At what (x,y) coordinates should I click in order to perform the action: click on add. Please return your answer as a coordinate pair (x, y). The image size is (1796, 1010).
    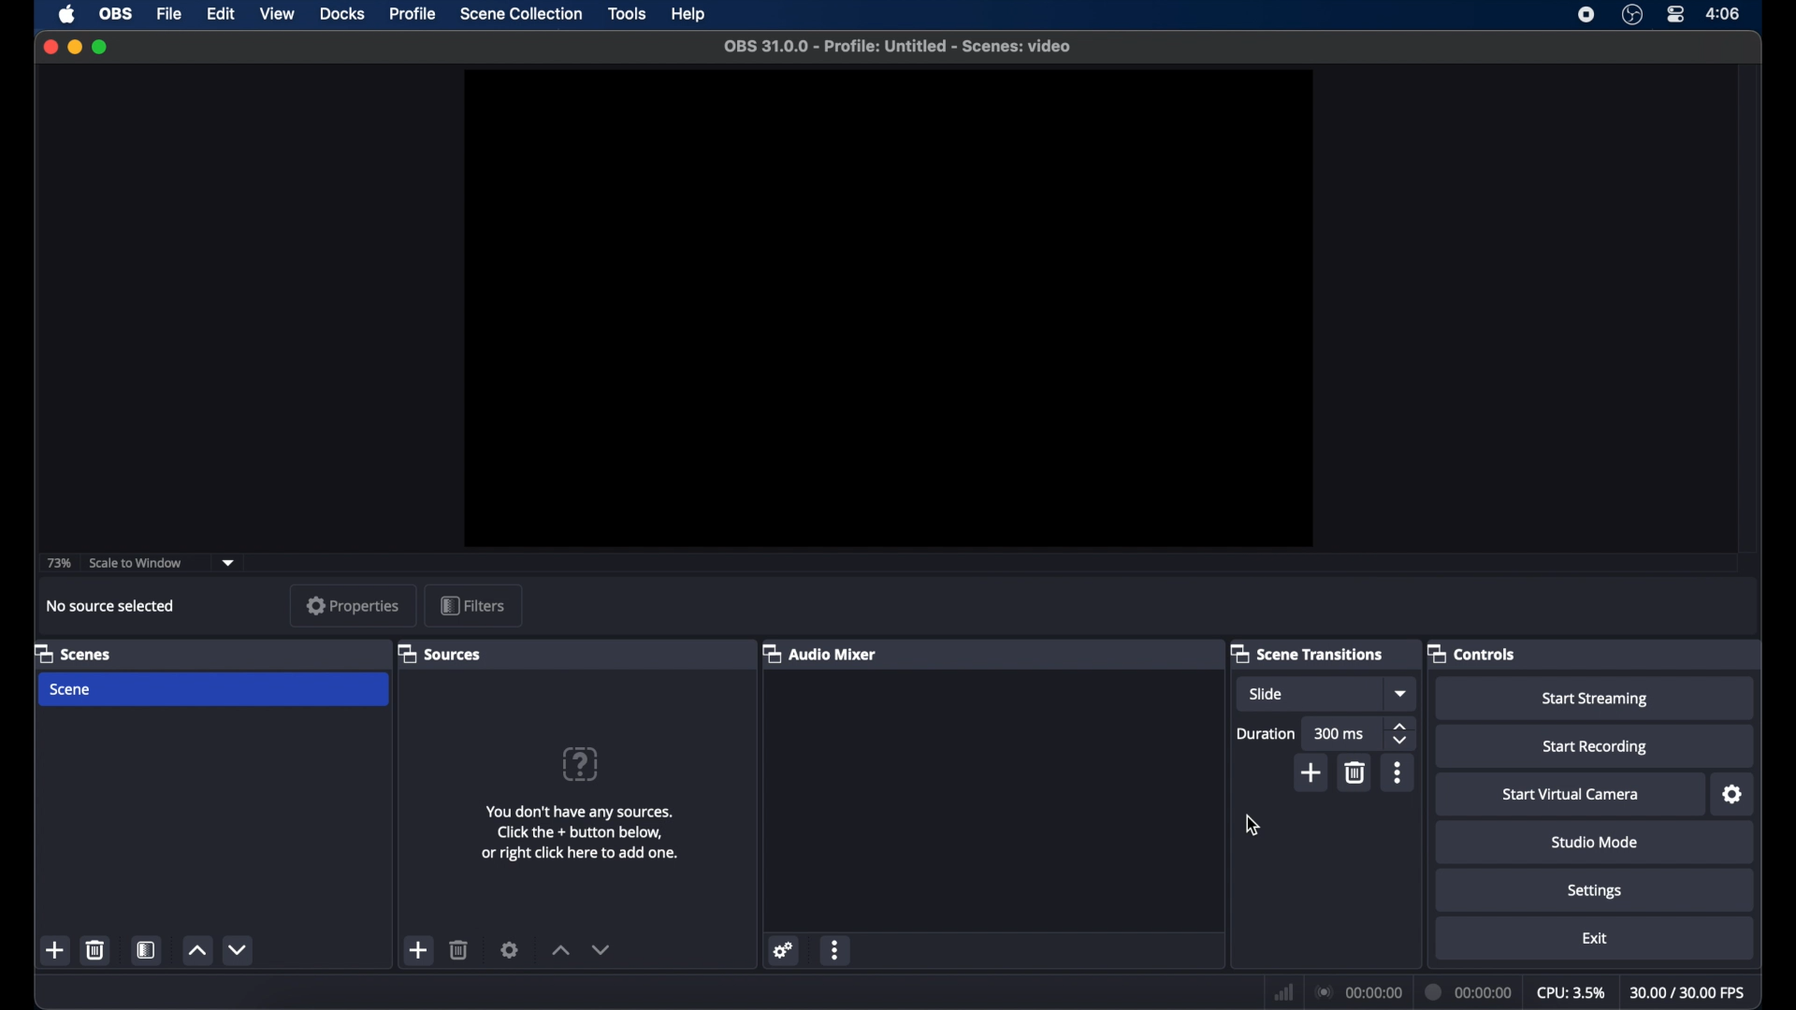
    Looking at the image, I should click on (56, 950).